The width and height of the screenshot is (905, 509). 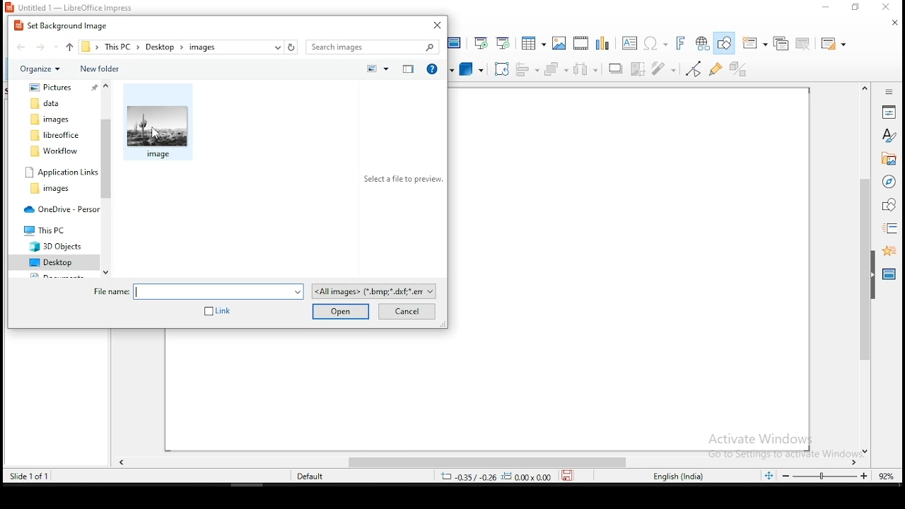 What do you see at coordinates (890, 160) in the screenshot?
I see `gallery` at bounding box center [890, 160].